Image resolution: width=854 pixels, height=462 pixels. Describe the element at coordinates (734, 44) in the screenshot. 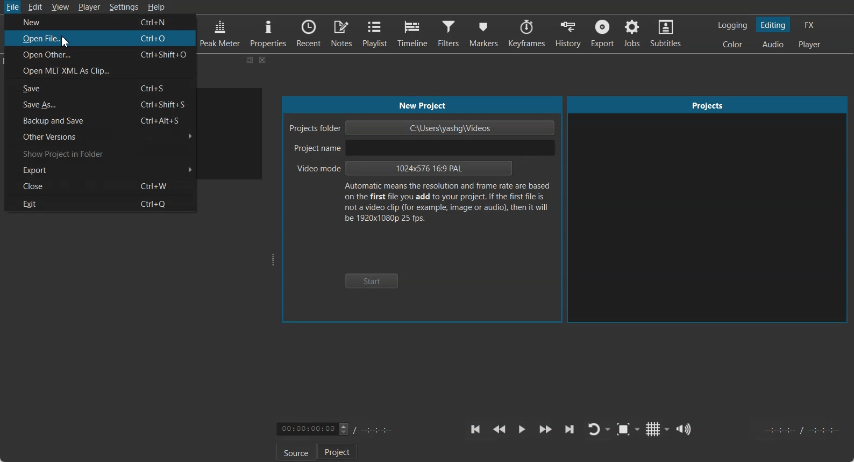

I see `Switch to the color layout` at that location.